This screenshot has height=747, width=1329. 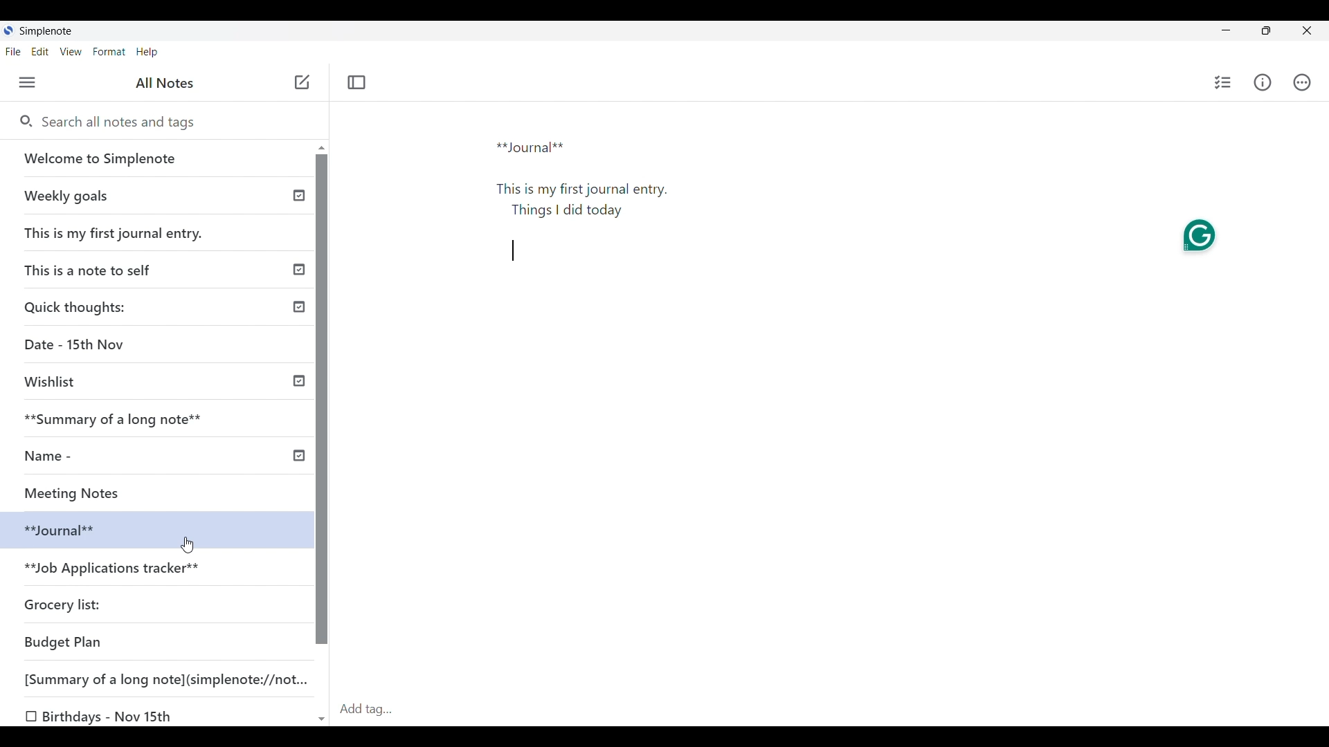 What do you see at coordinates (1262, 82) in the screenshot?
I see `Info` at bounding box center [1262, 82].